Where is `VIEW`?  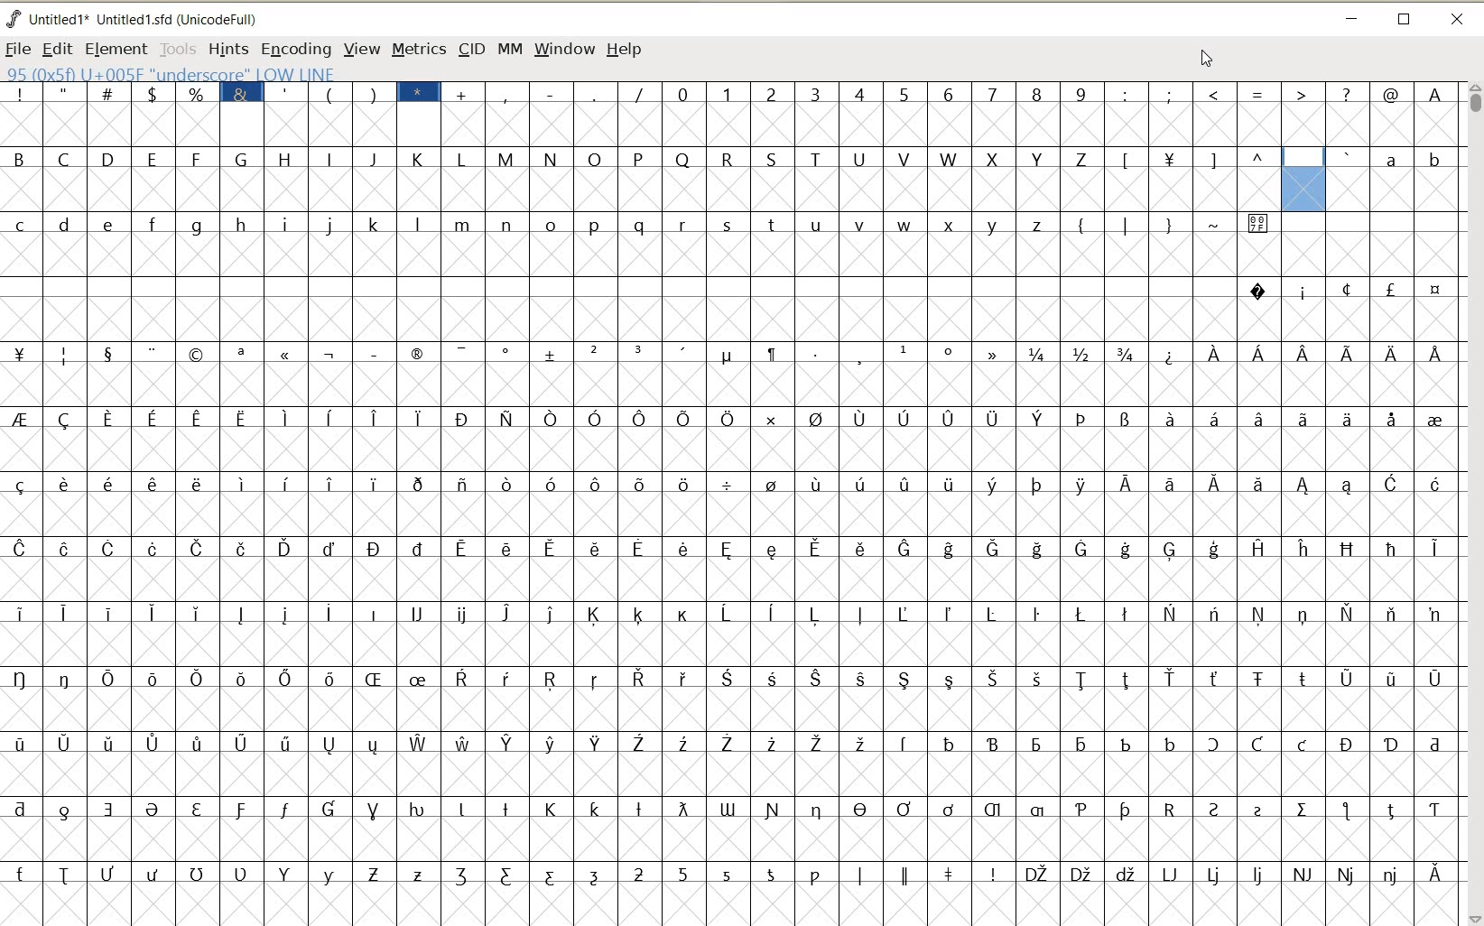
VIEW is located at coordinates (358, 48).